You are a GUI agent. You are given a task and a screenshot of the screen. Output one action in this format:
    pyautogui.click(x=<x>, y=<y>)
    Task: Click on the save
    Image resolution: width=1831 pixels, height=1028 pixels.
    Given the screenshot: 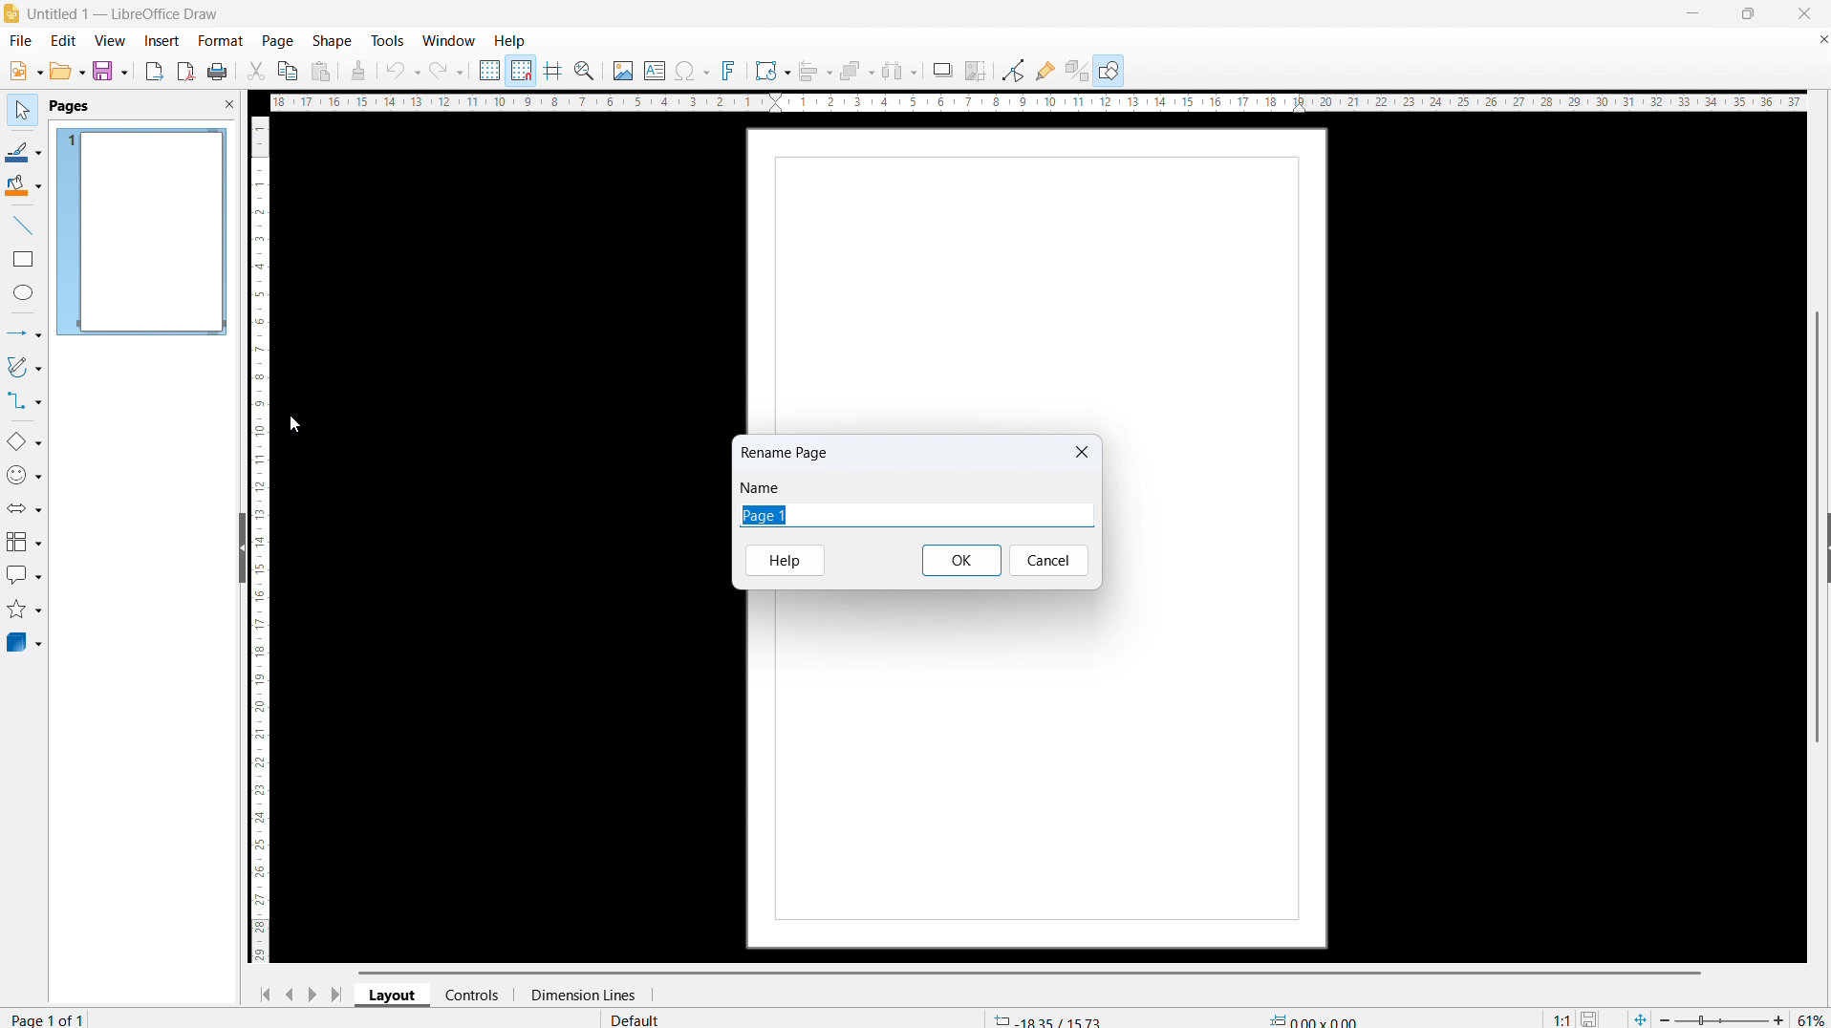 What is the action you would take?
    pyautogui.click(x=1592, y=1017)
    